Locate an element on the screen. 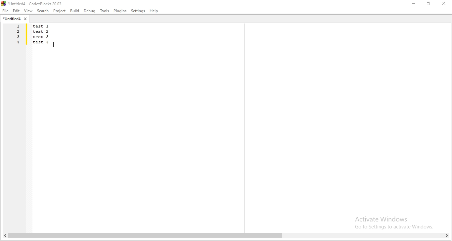 The height and width of the screenshot is (241, 452). View  is located at coordinates (27, 11).